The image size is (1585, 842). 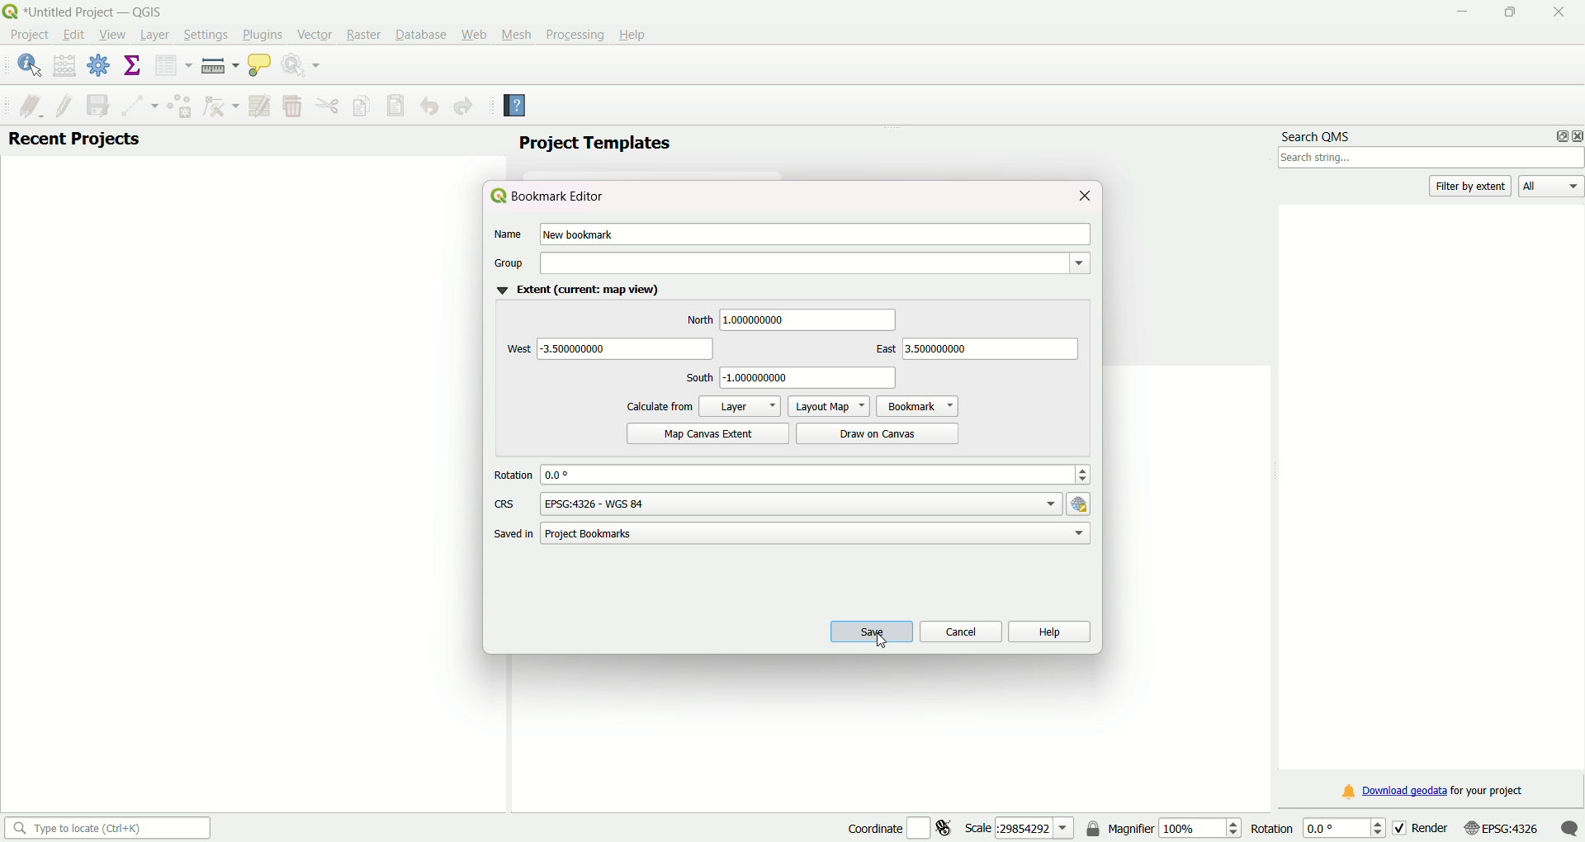 I want to click on layout map, so click(x=827, y=405).